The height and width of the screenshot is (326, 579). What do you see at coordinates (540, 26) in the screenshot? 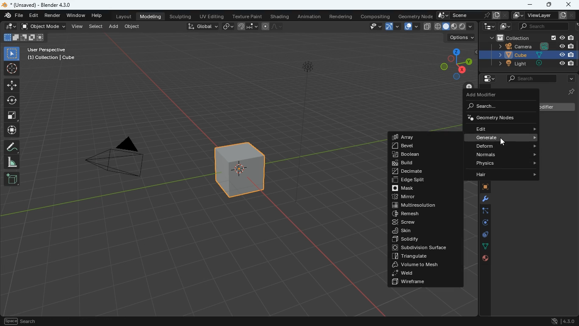
I see `search` at bounding box center [540, 26].